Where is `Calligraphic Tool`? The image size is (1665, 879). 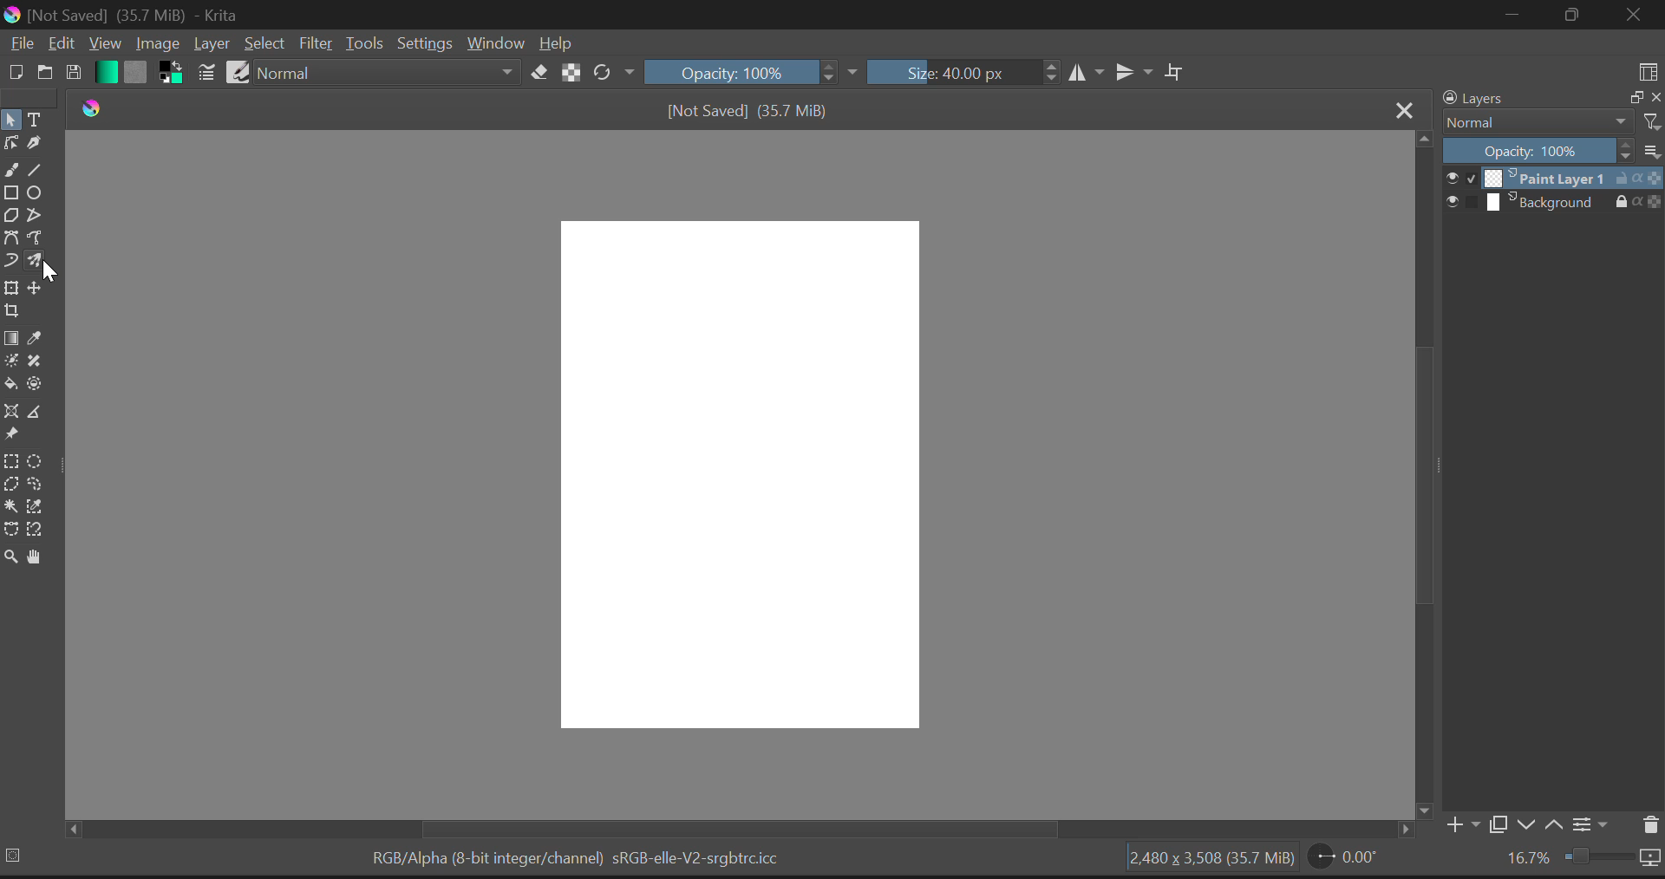 Calligraphic Tool is located at coordinates (37, 141).